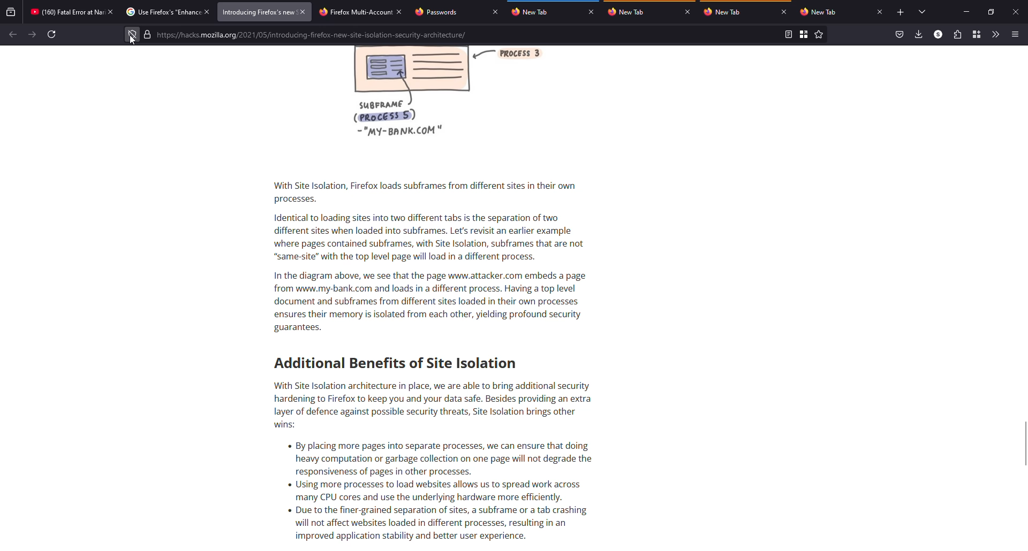  Describe the element at coordinates (147, 34) in the screenshot. I see `lock` at that location.